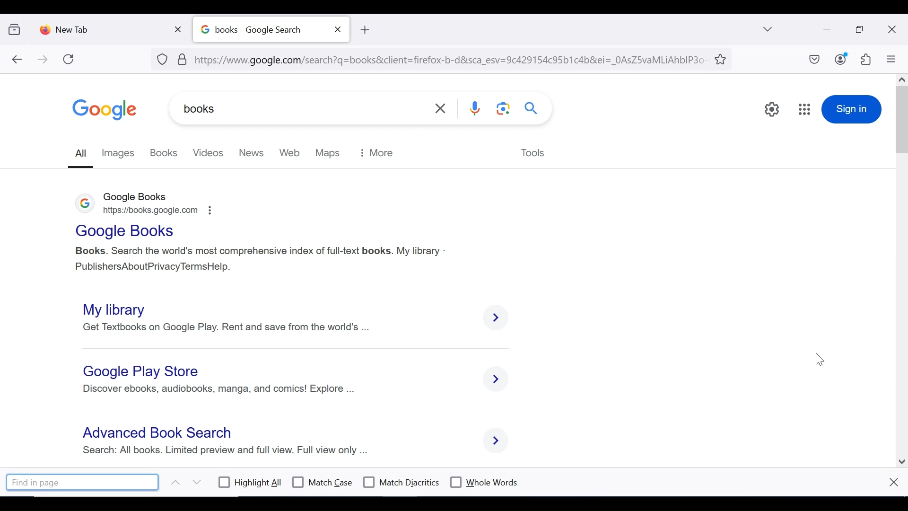  I want to click on show recent browsing across devices, so click(17, 28).